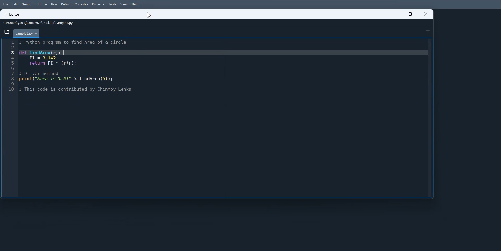 The image size is (501, 251). I want to click on Tools, so click(112, 4).